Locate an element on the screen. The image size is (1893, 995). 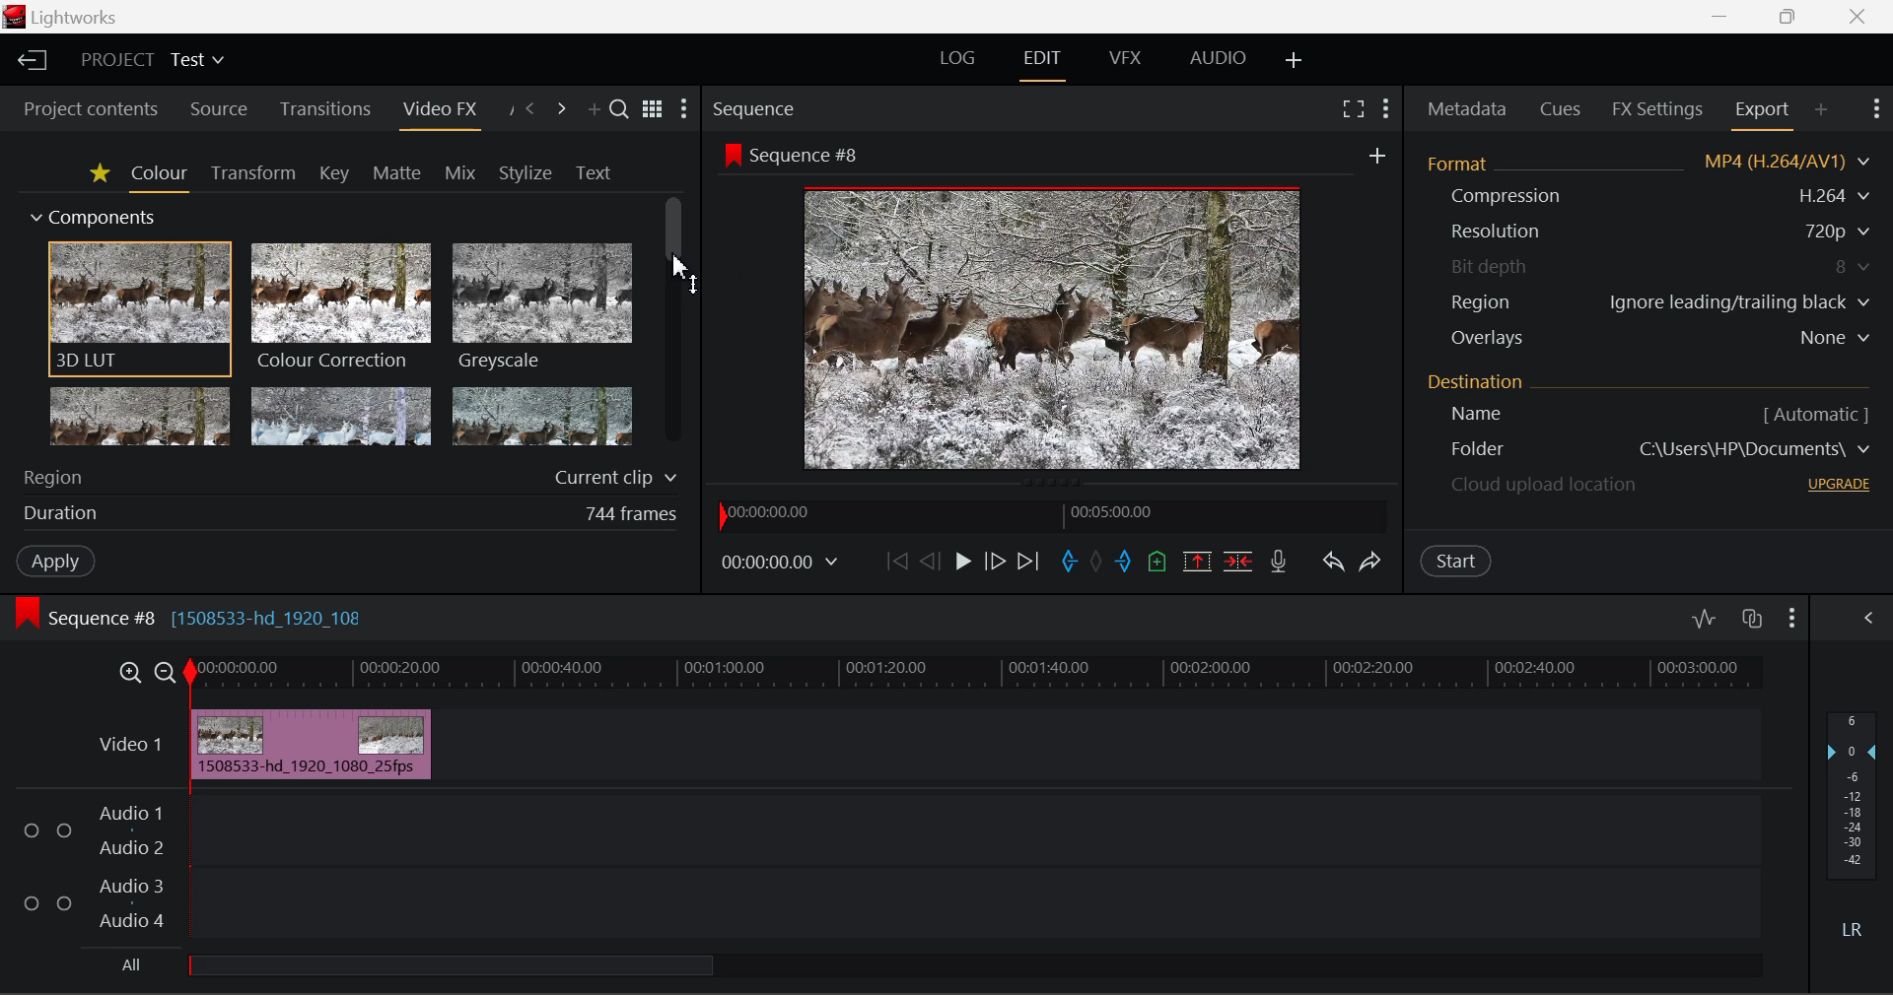
Scroll Bar is located at coordinates (674, 324).